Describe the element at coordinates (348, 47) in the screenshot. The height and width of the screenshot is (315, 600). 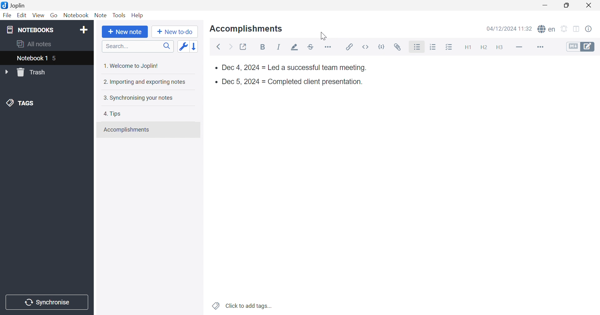
I see `Insert / edit code` at that location.